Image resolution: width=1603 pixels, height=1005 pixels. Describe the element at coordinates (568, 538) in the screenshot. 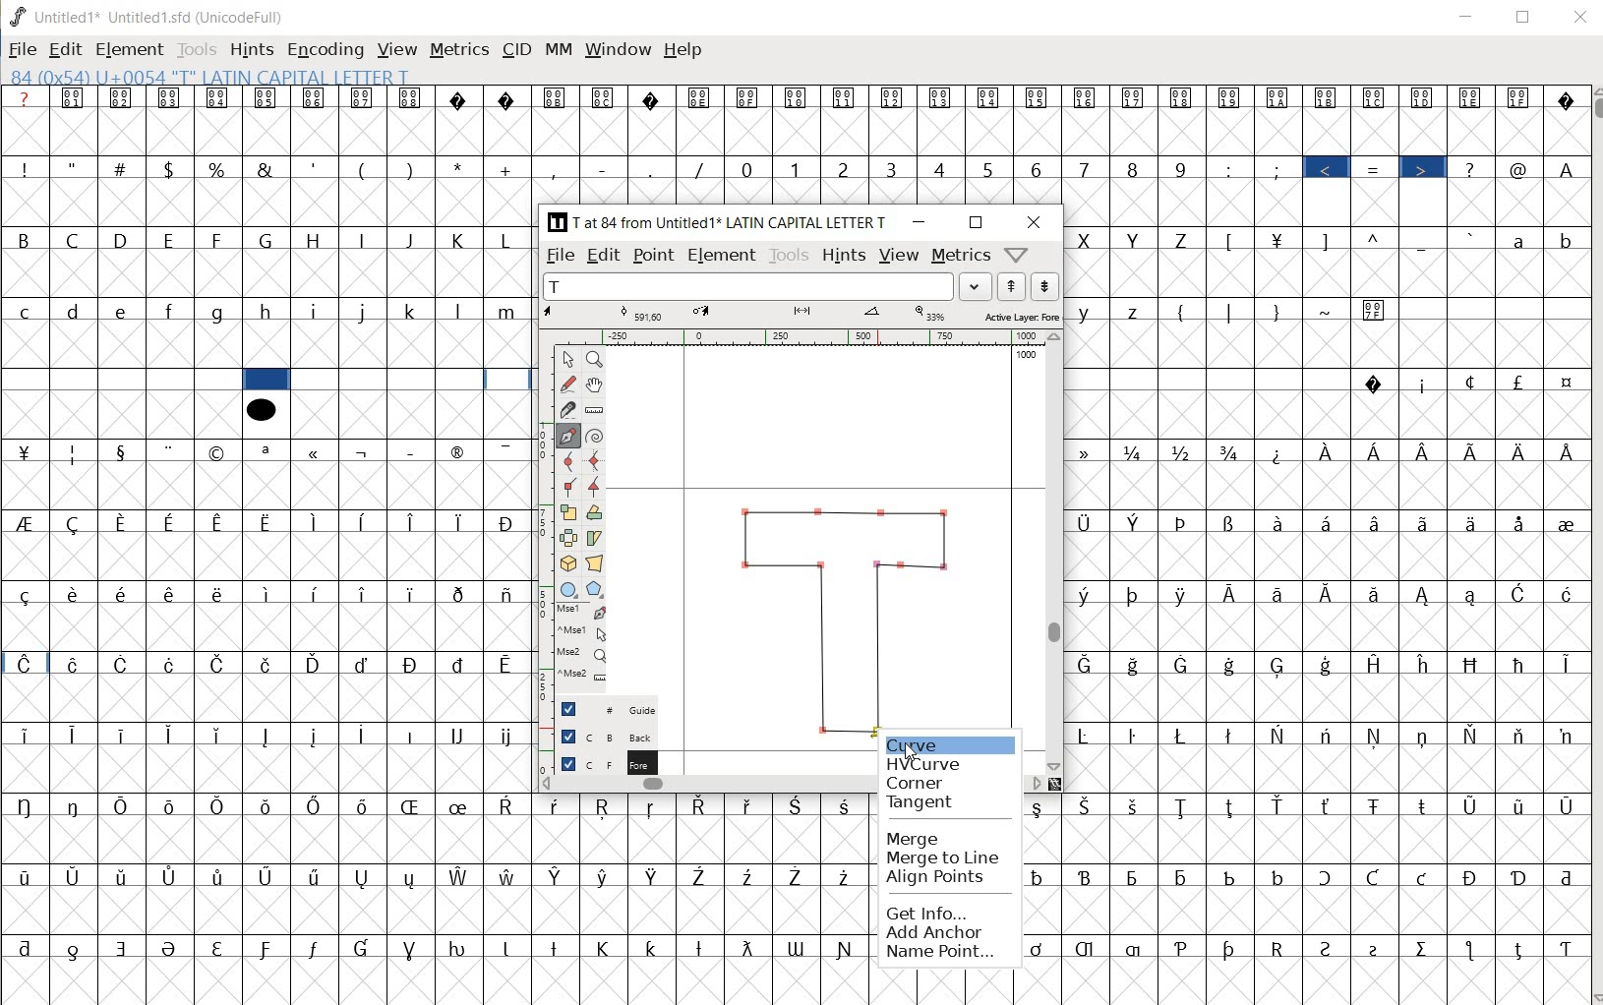

I see `flip` at that location.